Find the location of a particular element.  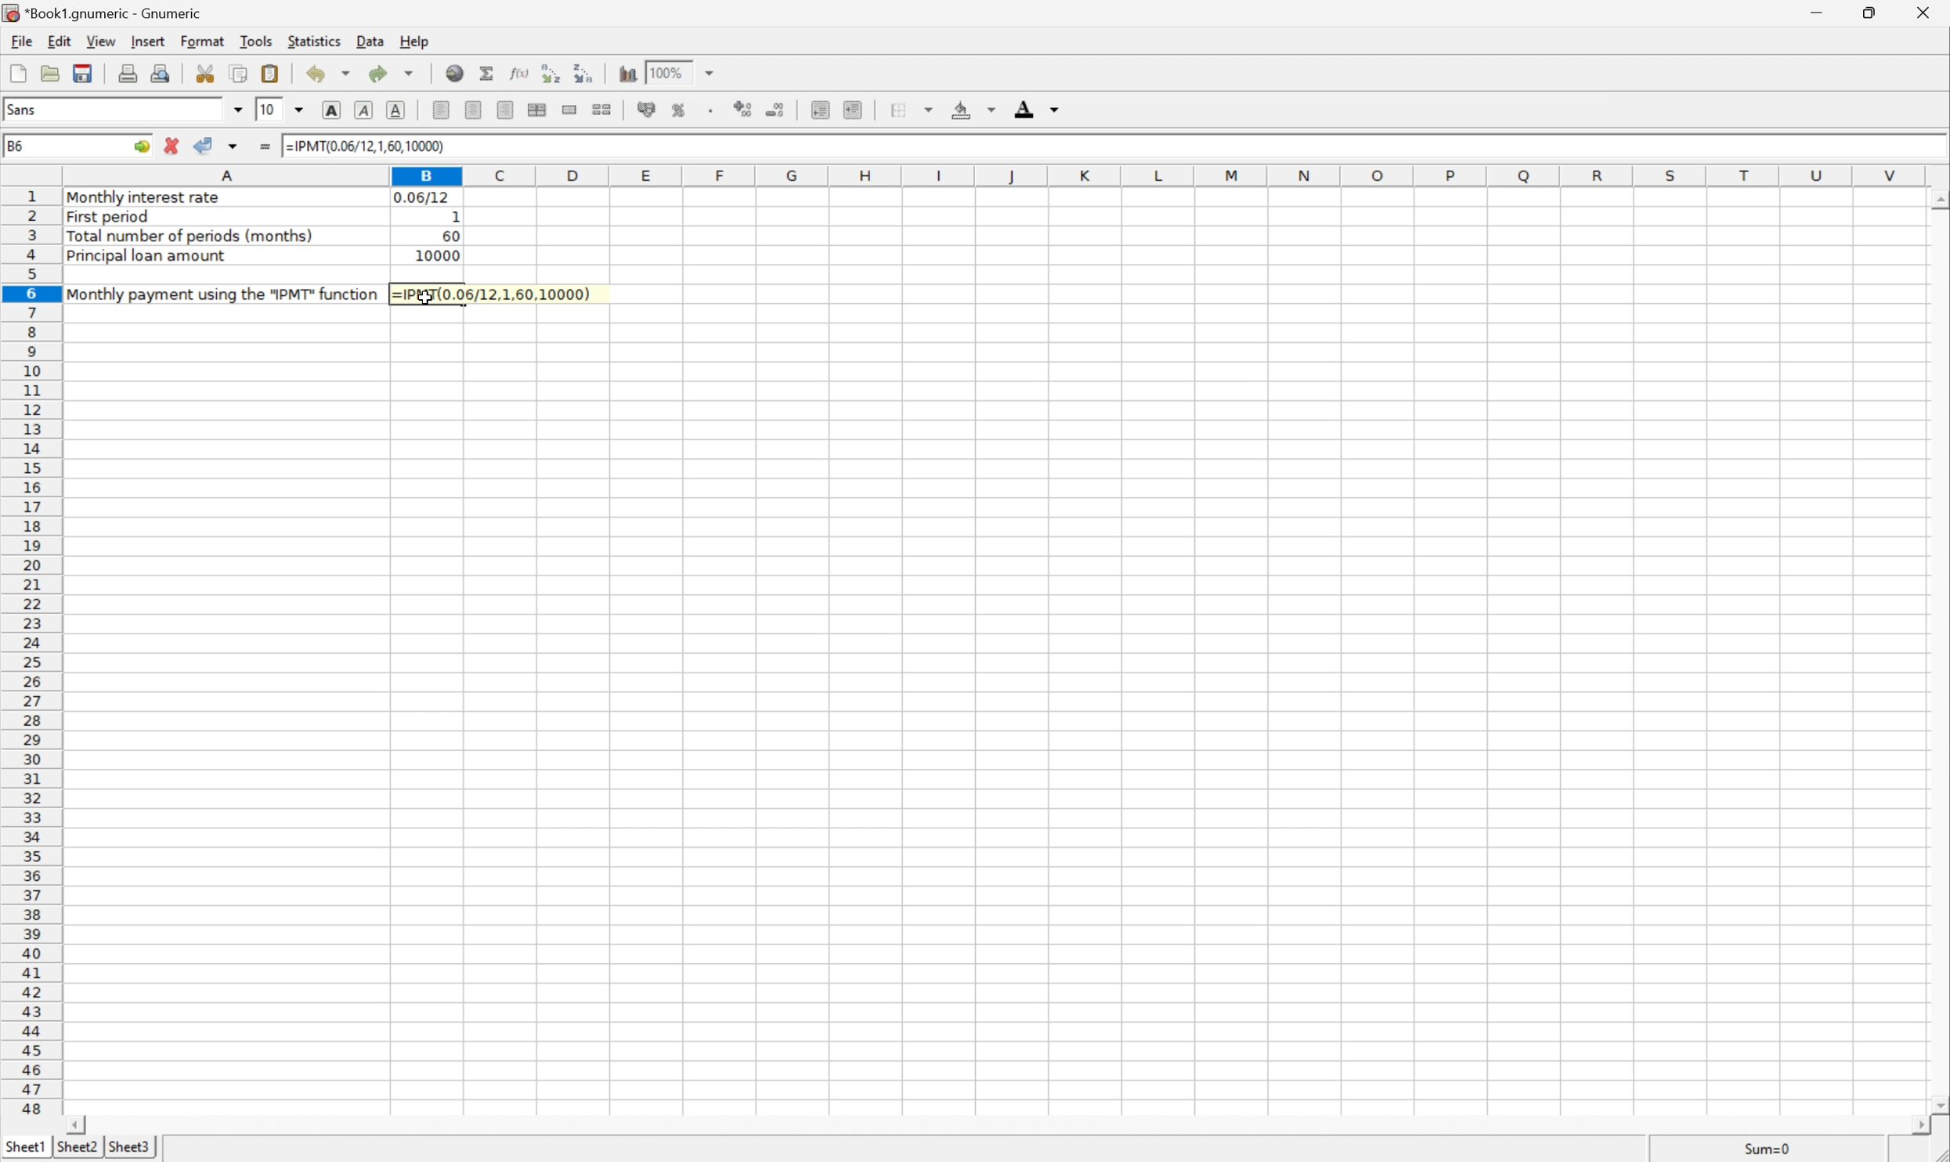

Borders is located at coordinates (909, 109).